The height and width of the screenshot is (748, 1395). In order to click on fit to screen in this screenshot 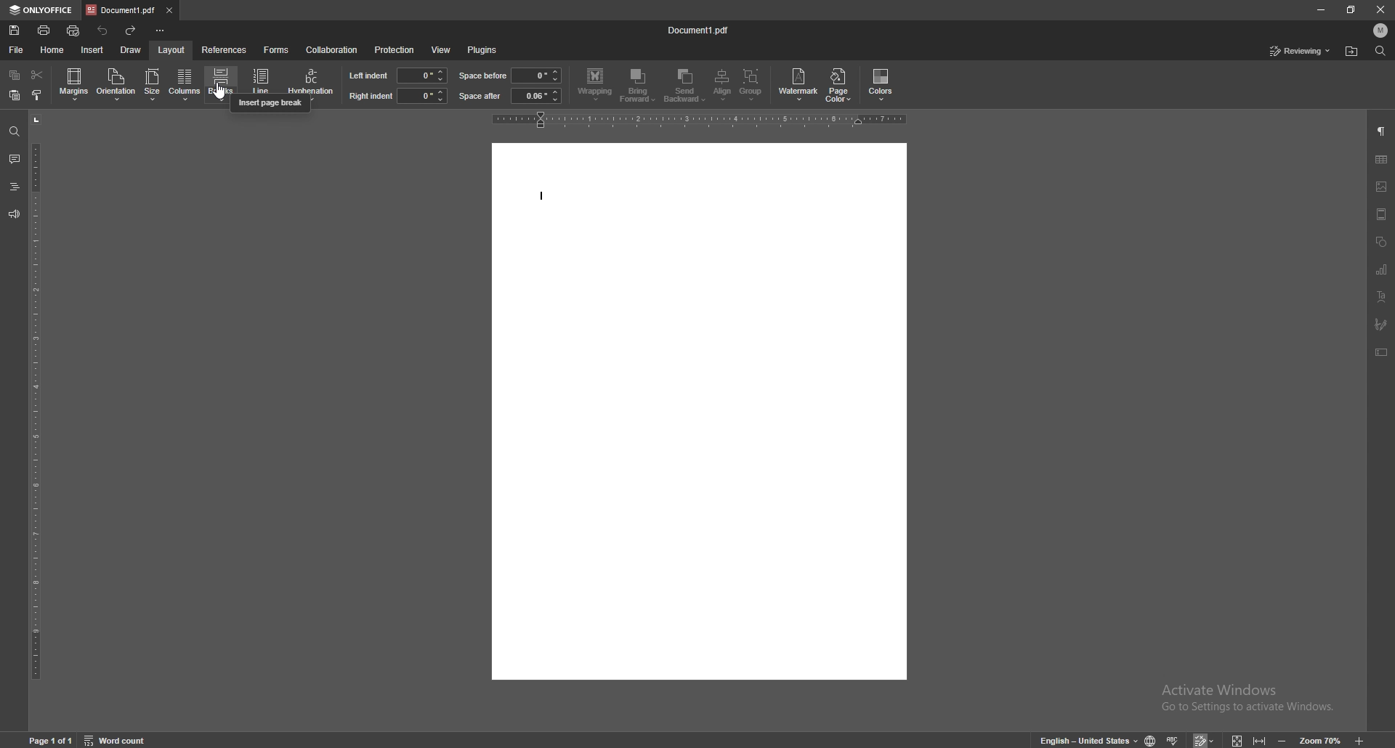, I will do `click(1234, 739)`.